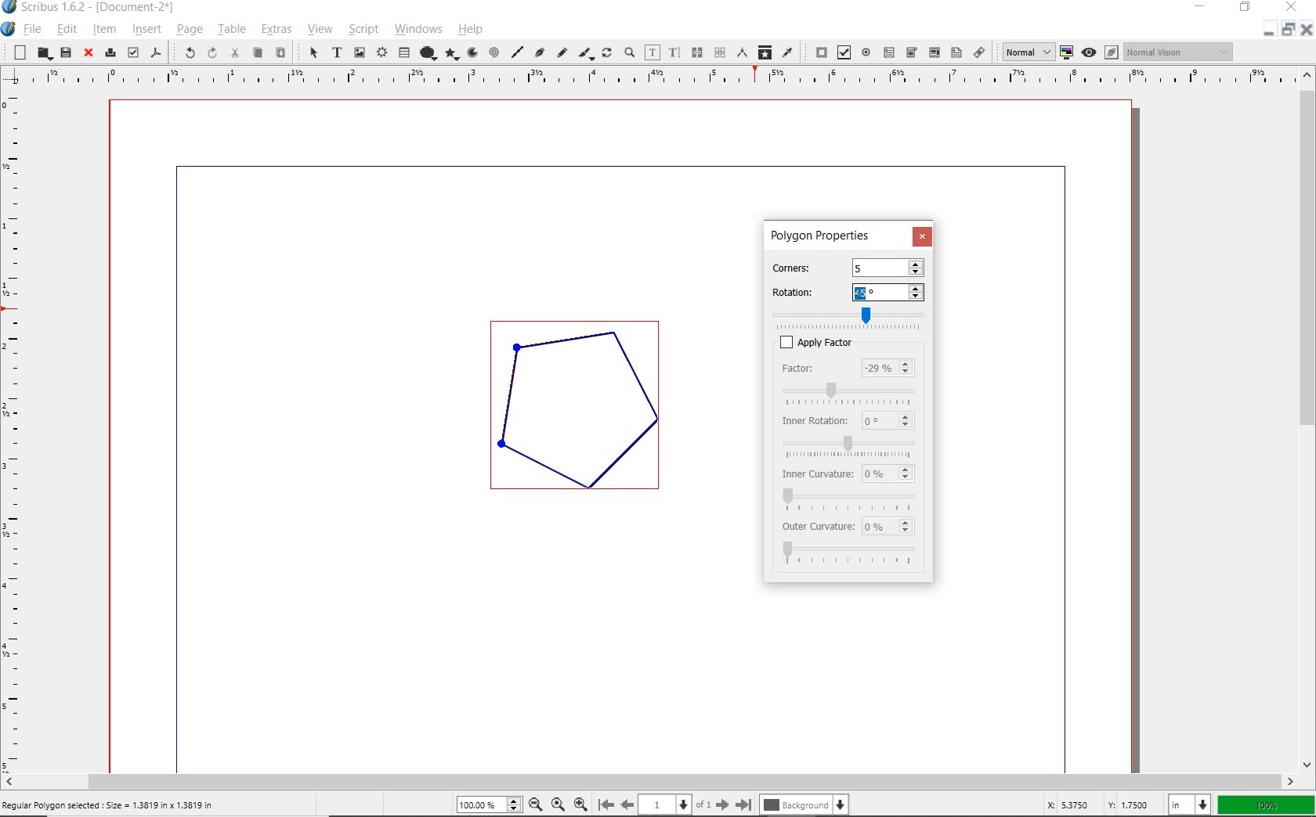 Image resolution: width=1316 pixels, height=817 pixels. Describe the element at coordinates (890, 293) in the screenshot. I see `input rotate` at that location.